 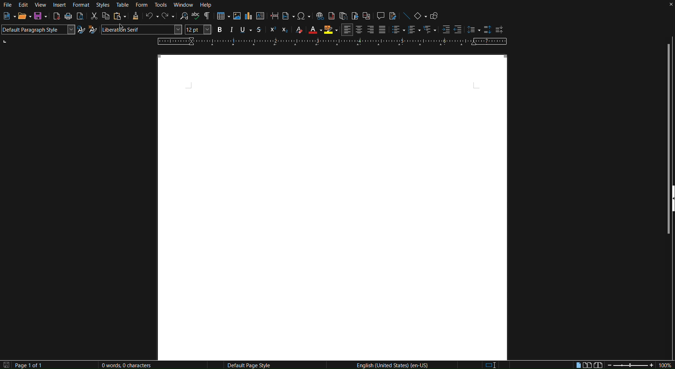 I want to click on Insert Cross-Reference, so click(x=367, y=17).